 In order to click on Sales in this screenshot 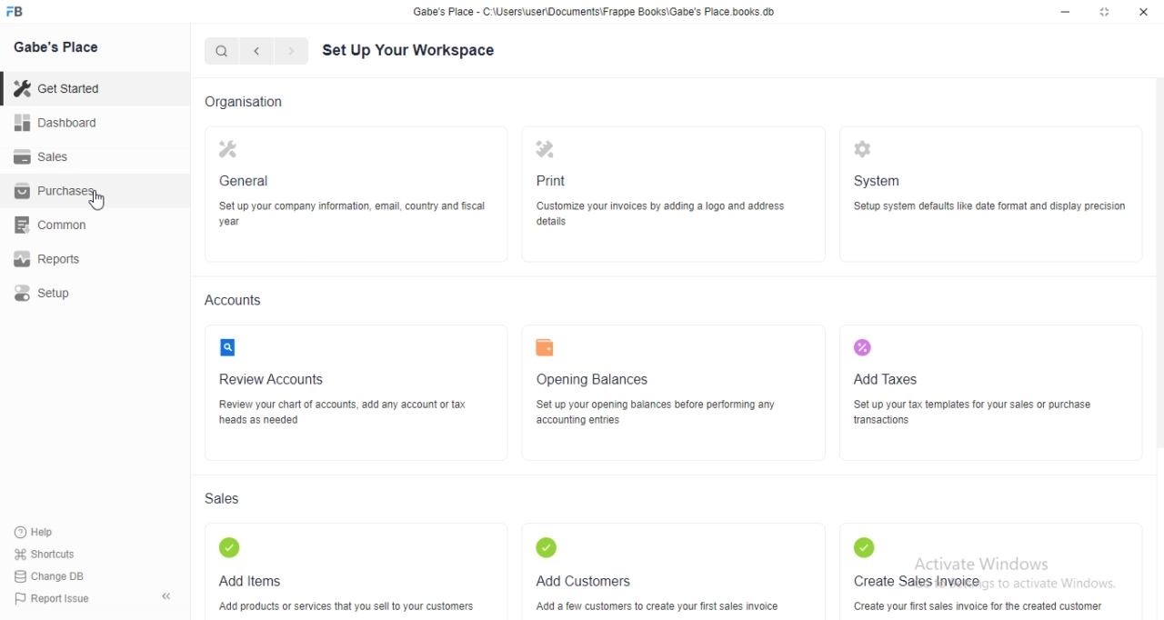, I will do `click(223, 498)`.